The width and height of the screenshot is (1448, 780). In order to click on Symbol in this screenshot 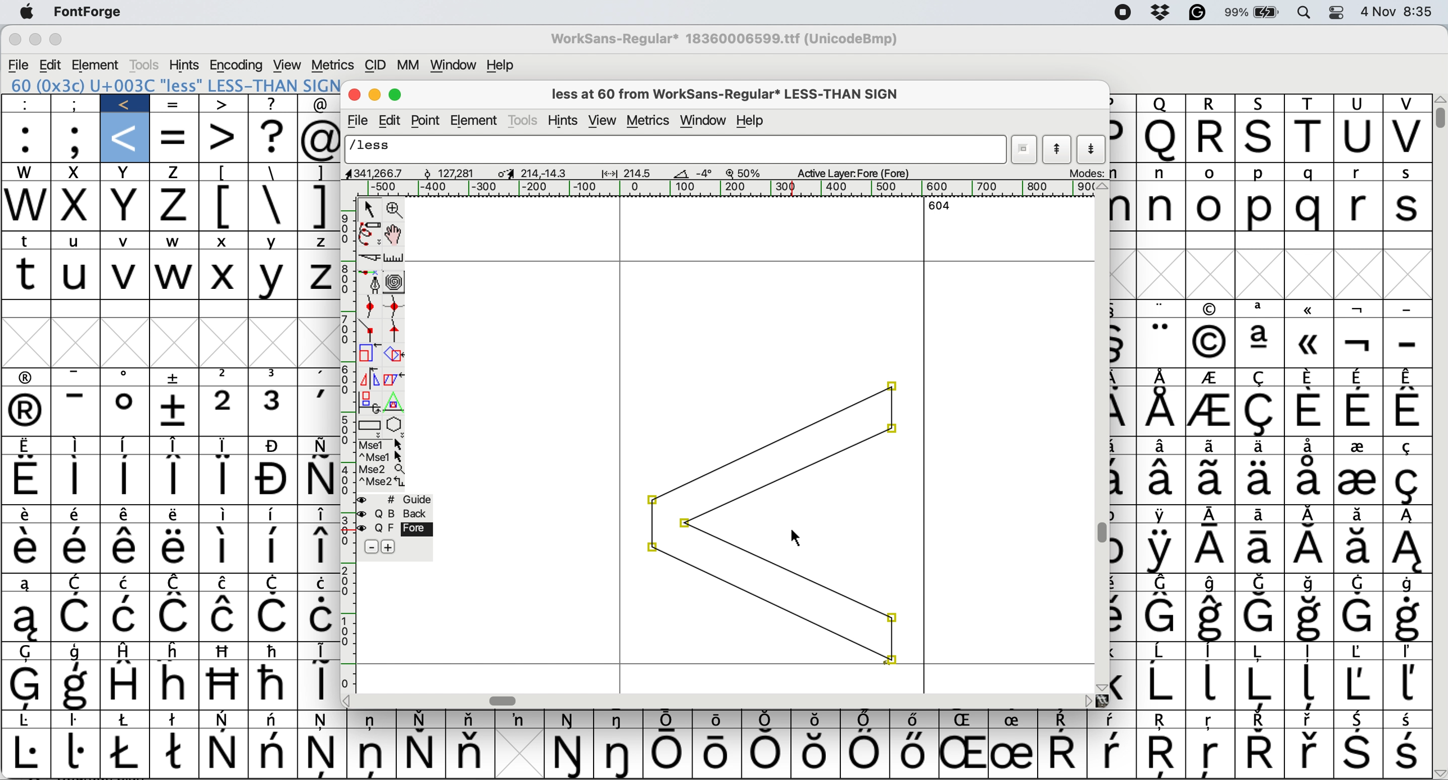, I will do `click(1308, 446)`.